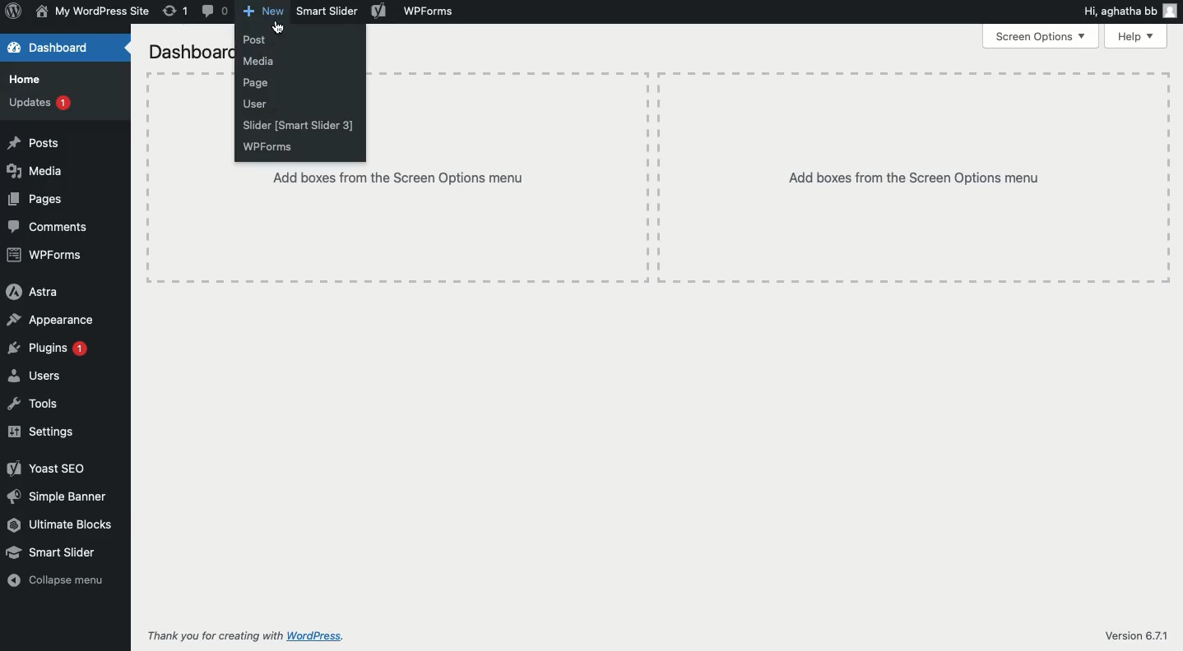 The width and height of the screenshot is (1183, 651). I want to click on Thank you for creating with WordPress, so click(248, 635).